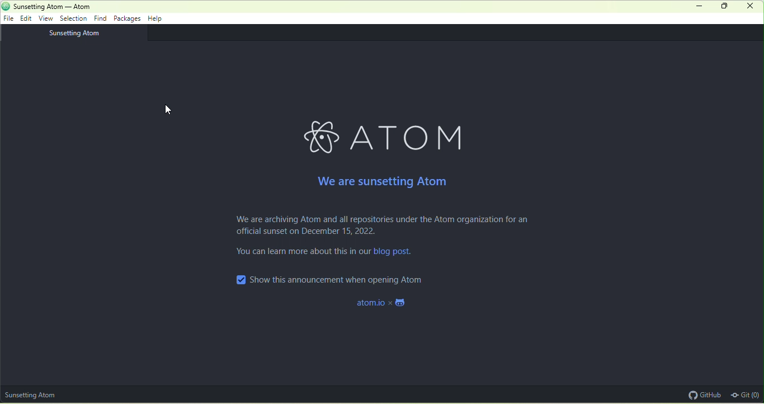  What do you see at coordinates (157, 20) in the screenshot?
I see `help` at bounding box center [157, 20].